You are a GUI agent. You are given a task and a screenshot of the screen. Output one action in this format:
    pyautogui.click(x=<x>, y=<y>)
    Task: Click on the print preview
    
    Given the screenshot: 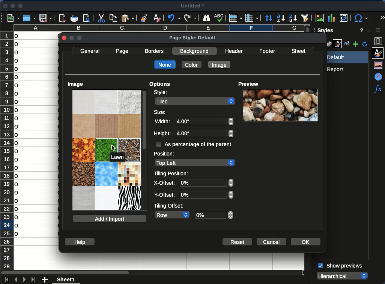 What is the action you would take?
    pyautogui.click(x=87, y=18)
    